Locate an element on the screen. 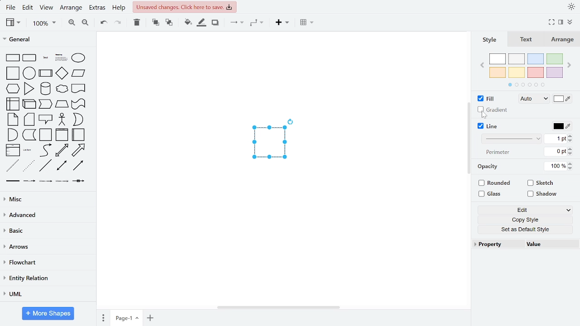  colors is located at coordinates (525, 68).